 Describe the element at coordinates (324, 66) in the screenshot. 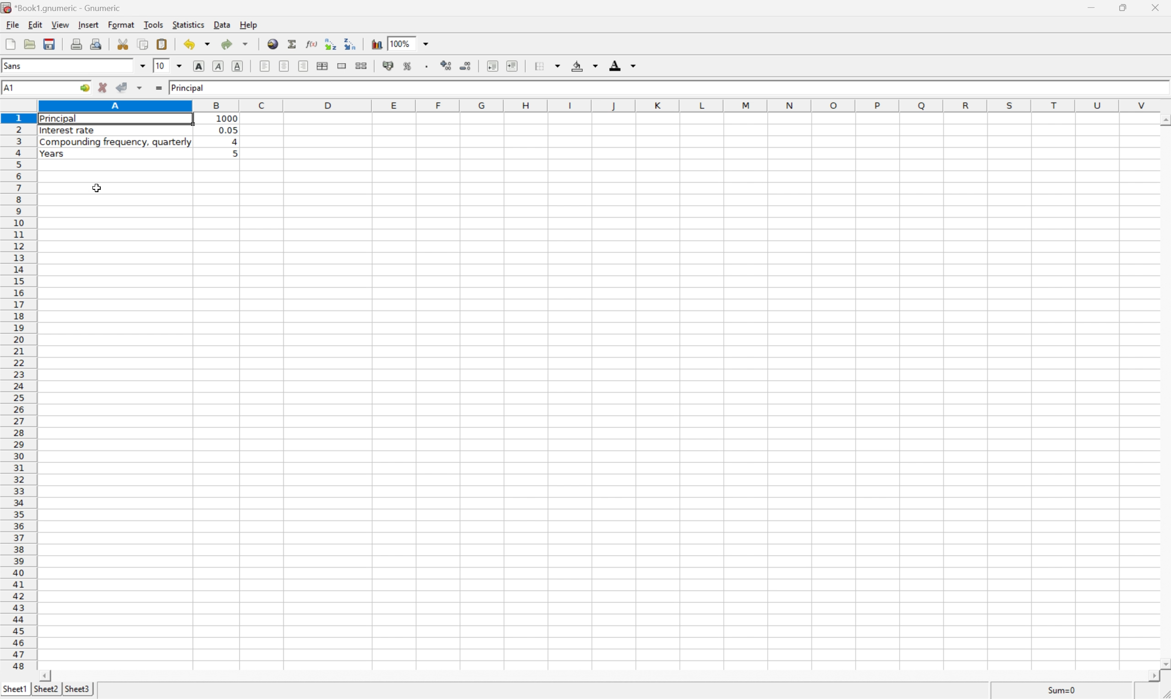

I see `center horizontally` at that location.